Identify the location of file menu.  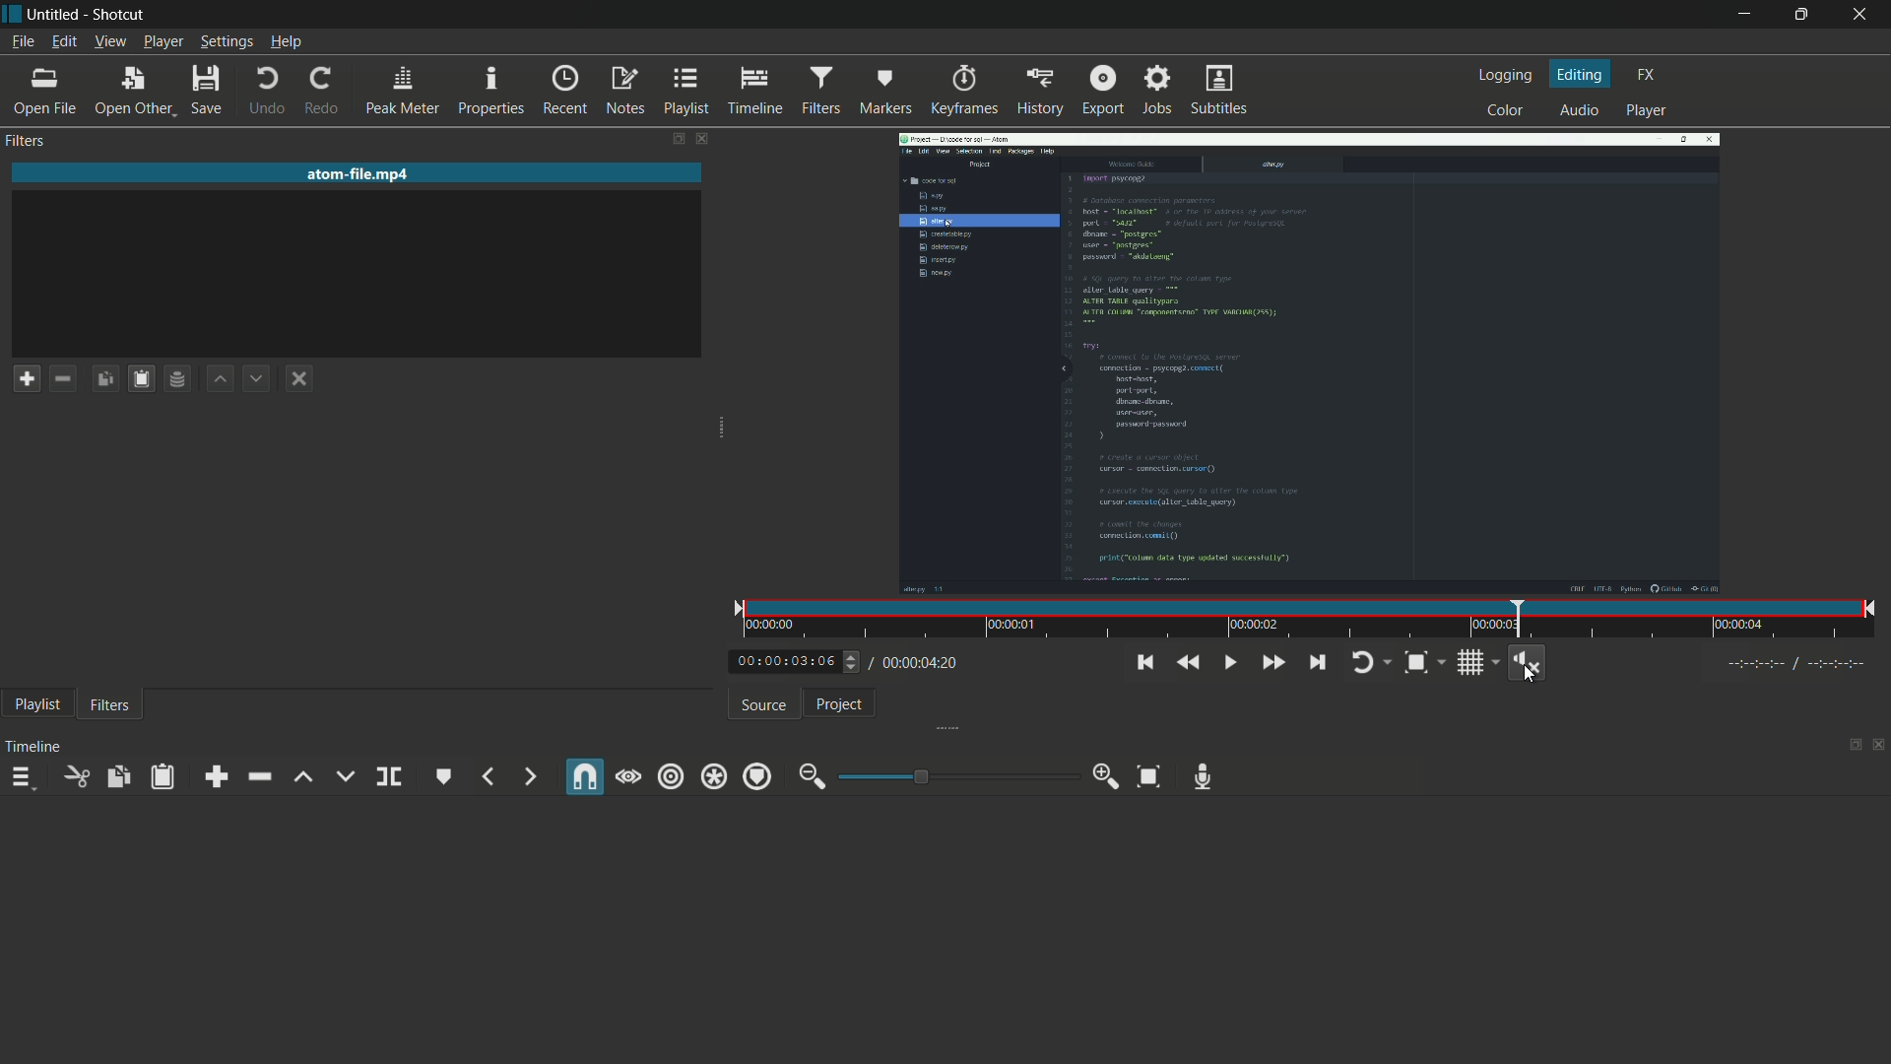
(20, 40).